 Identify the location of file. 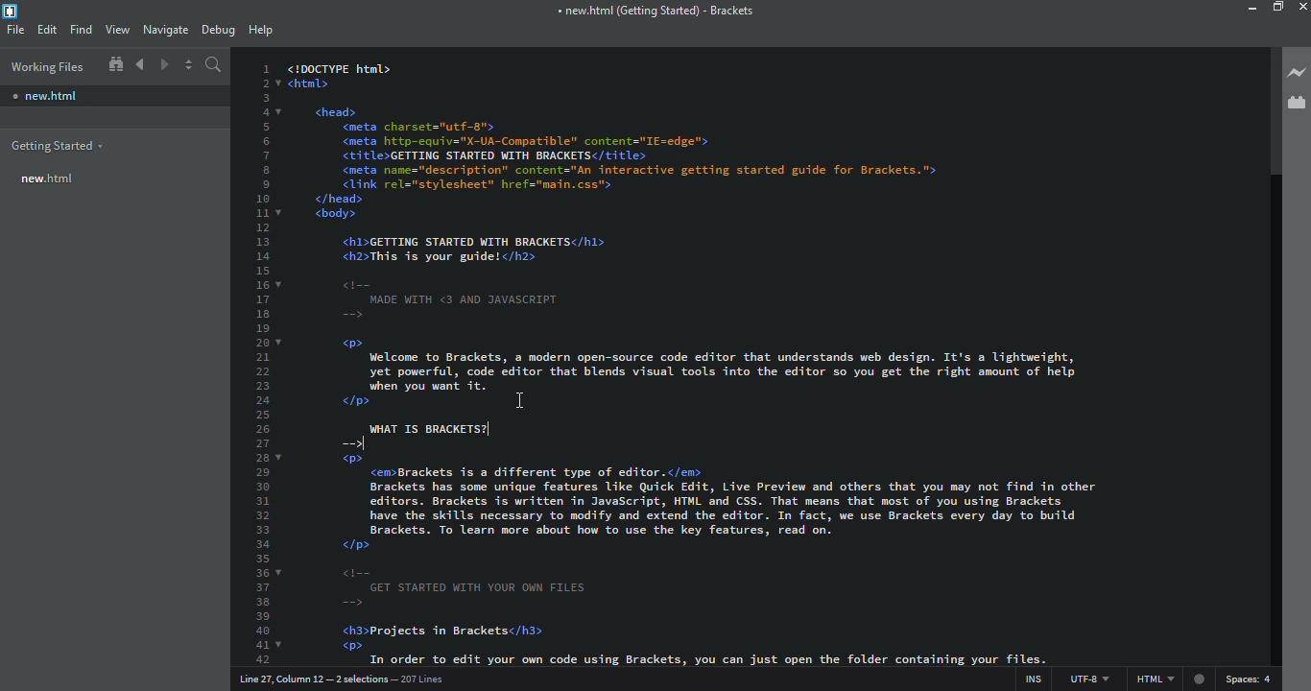
(16, 30).